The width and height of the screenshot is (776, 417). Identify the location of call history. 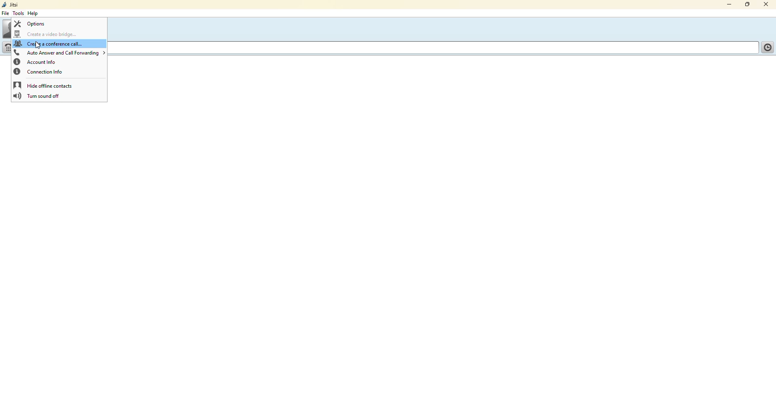
(767, 48).